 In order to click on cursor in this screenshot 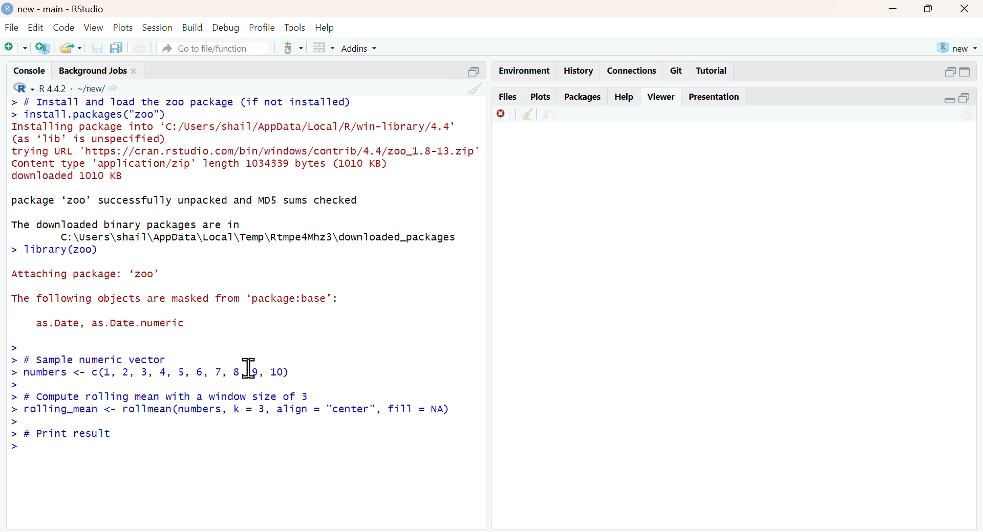, I will do `click(249, 369)`.